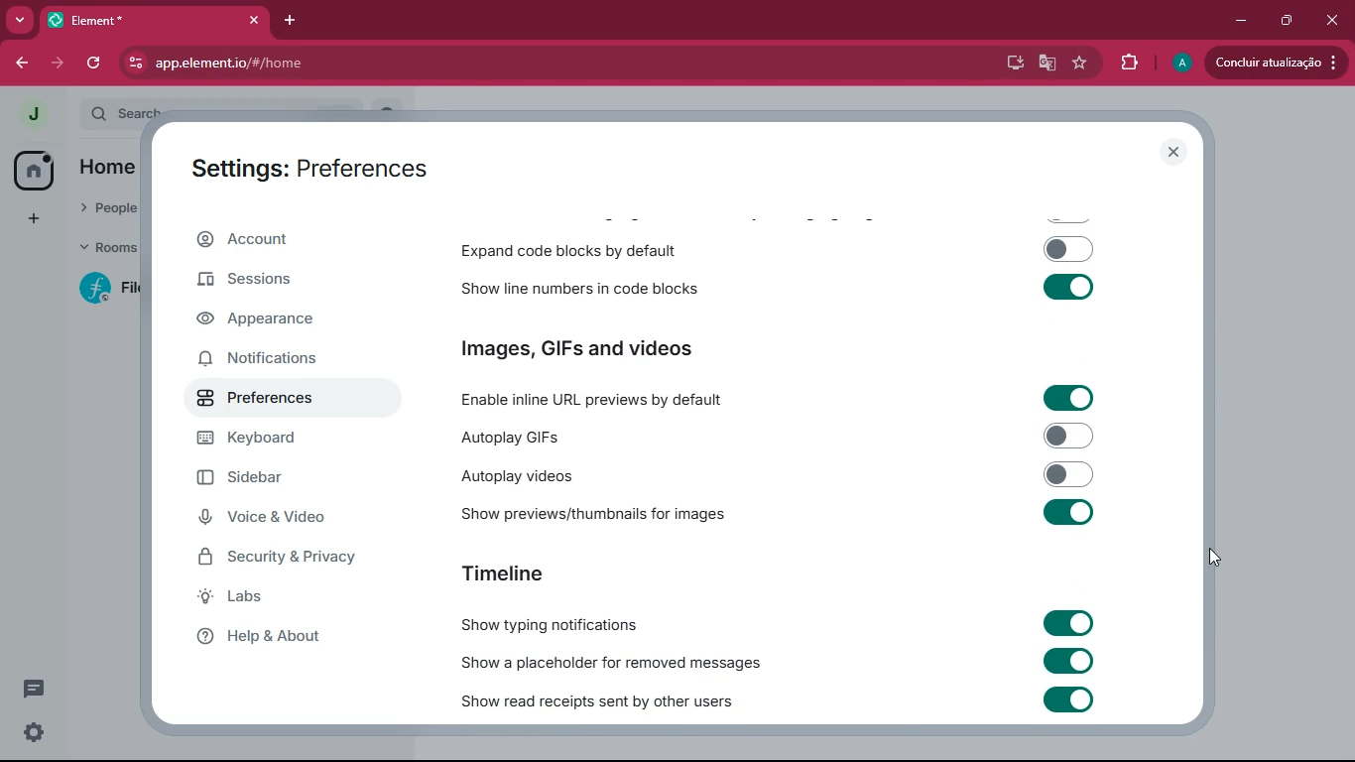  Describe the element at coordinates (283, 561) in the screenshot. I see `security & privacy` at that location.